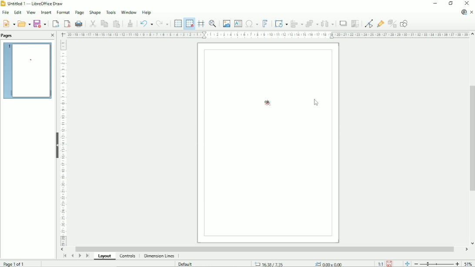 This screenshot has width=475, height=267. Describe the element at coordinates (64, 256) in the screenshot. I see `Scroll to first page` at that location.